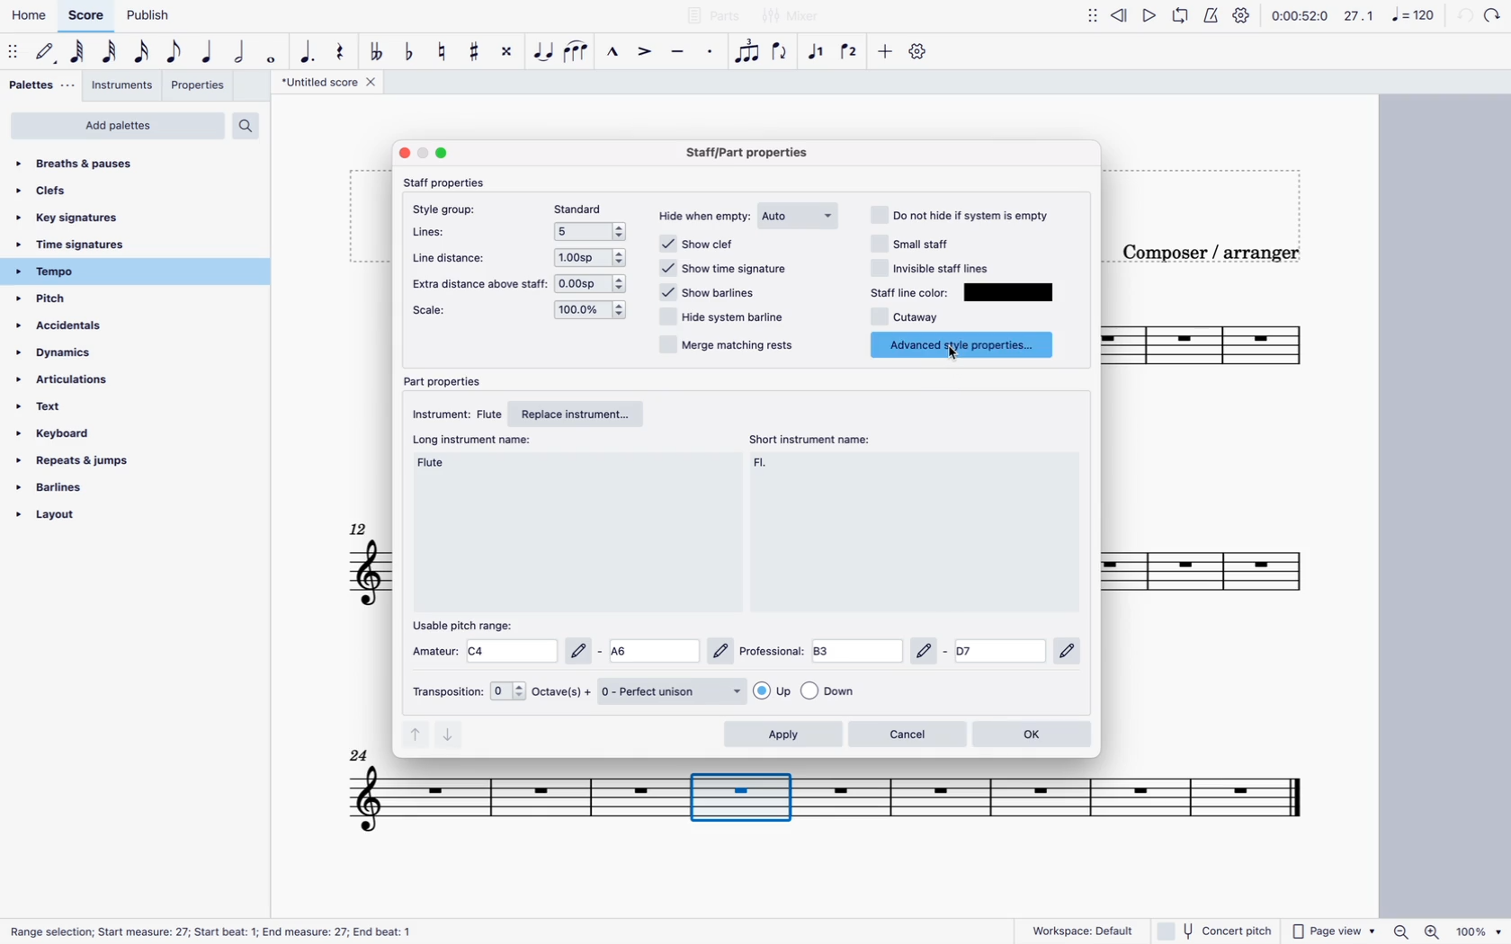 The image size is (1511, 944). I want to click on layout, so click(123, 515).